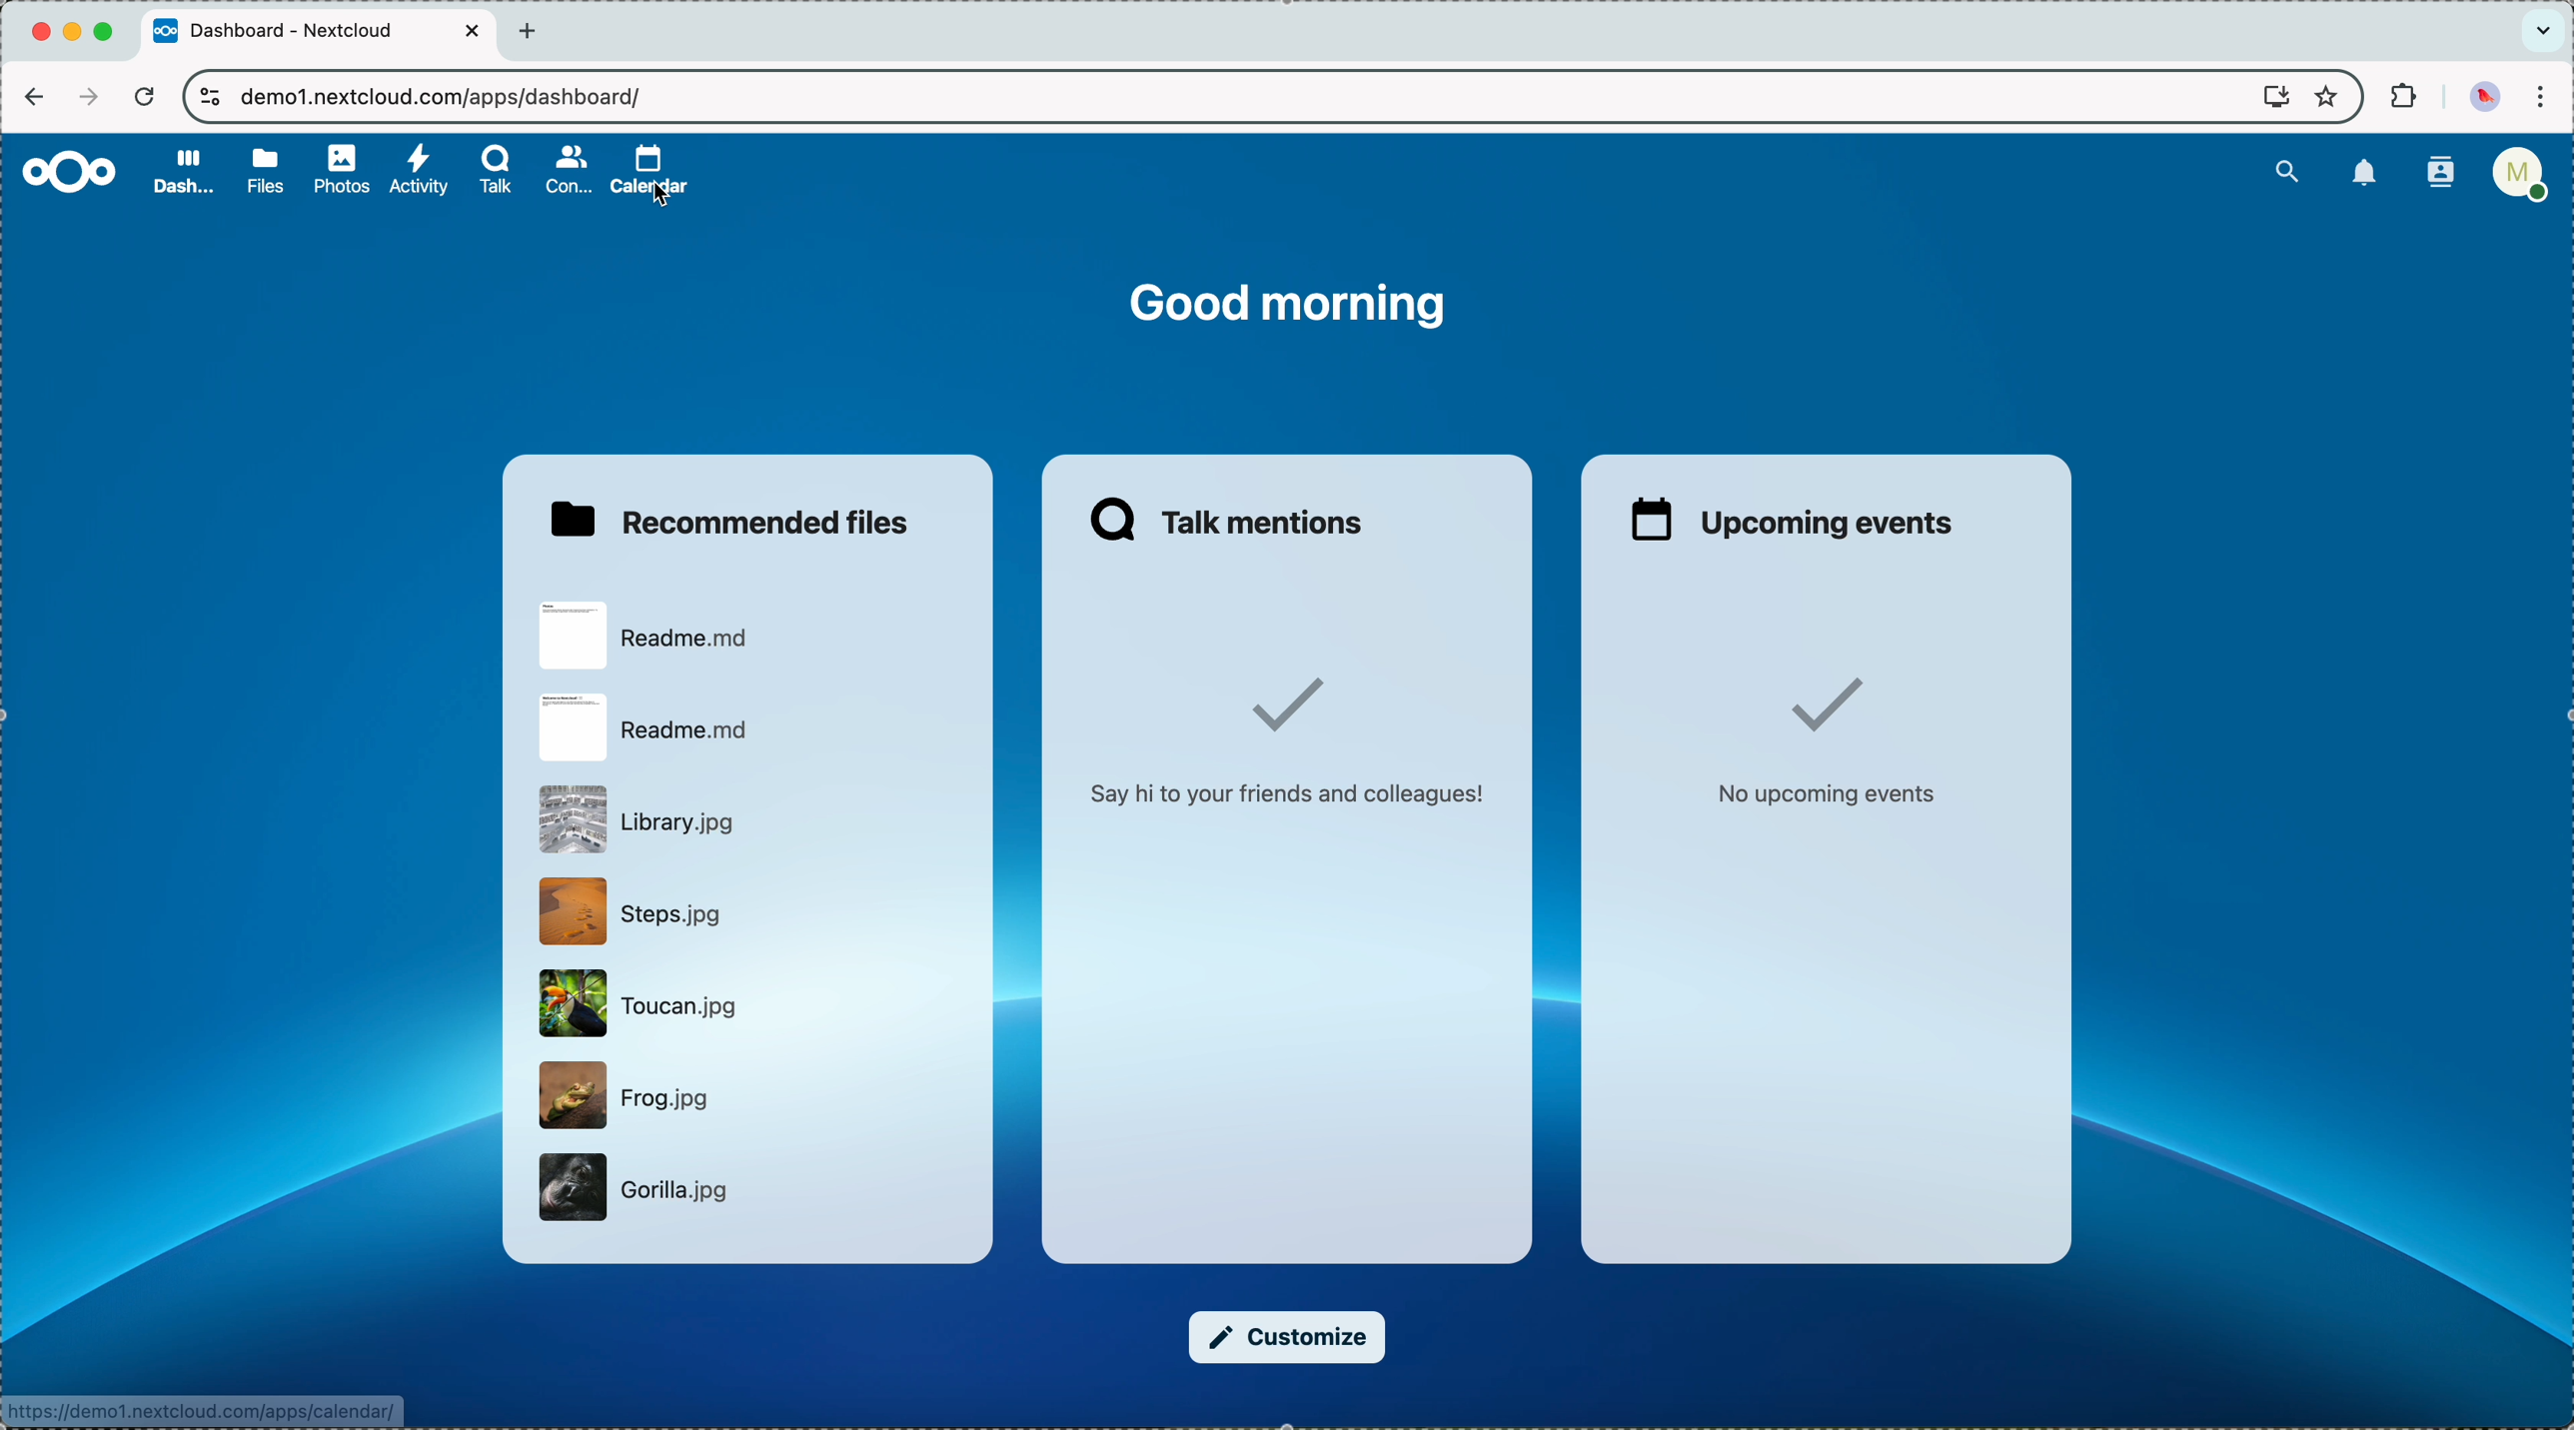 The height and width of the screenshot is (1430, 2574). What do you see at coordinates (34, 96) in the screenshot?
I see `navigate back` at bounding box center [34, 96].